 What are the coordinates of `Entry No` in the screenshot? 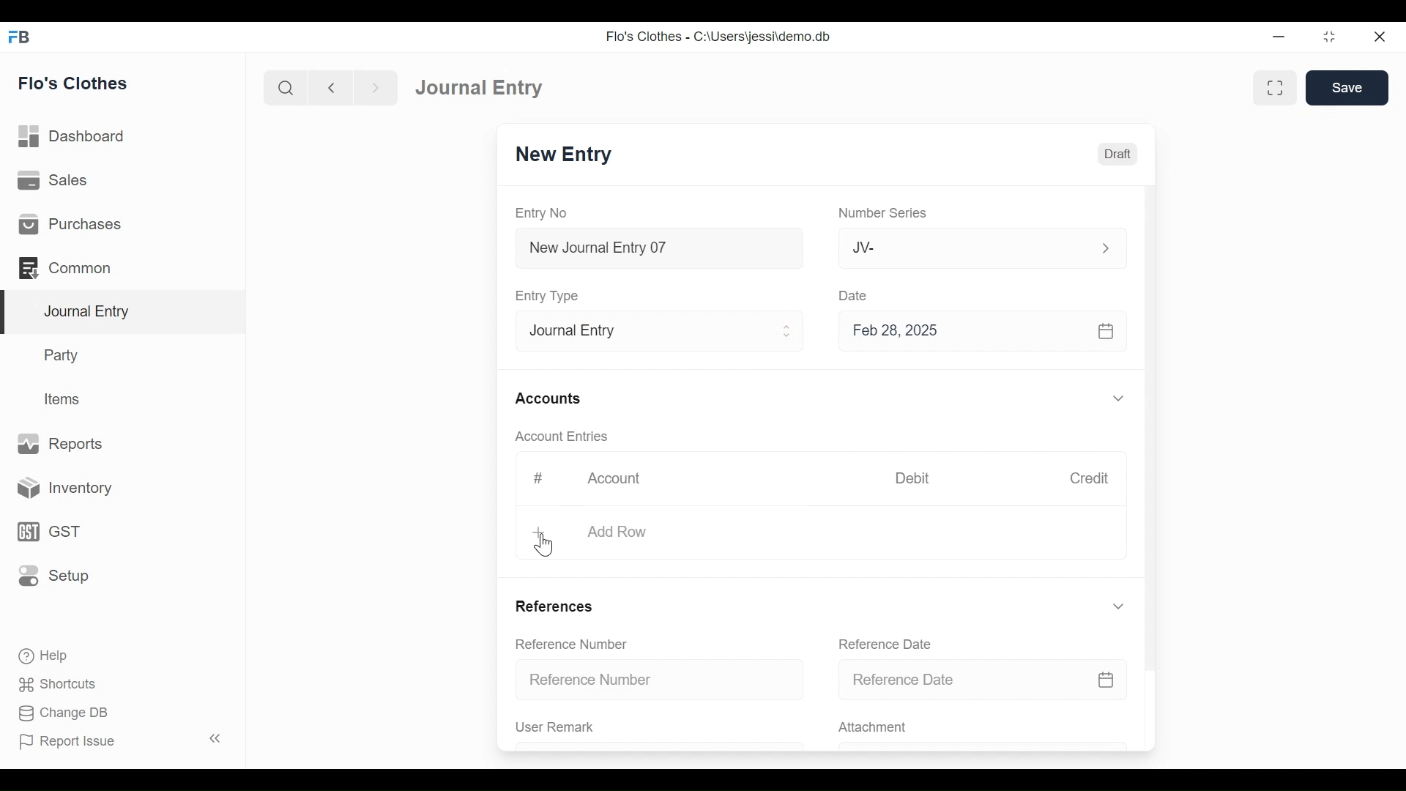 It's located at (541, 212).